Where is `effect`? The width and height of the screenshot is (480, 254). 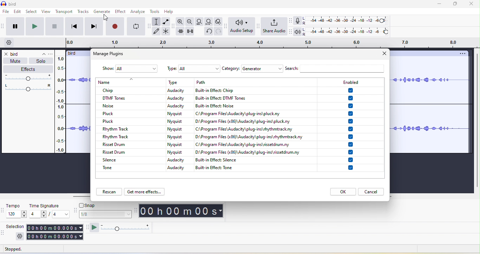
effect is located at coordinates (27, 69).